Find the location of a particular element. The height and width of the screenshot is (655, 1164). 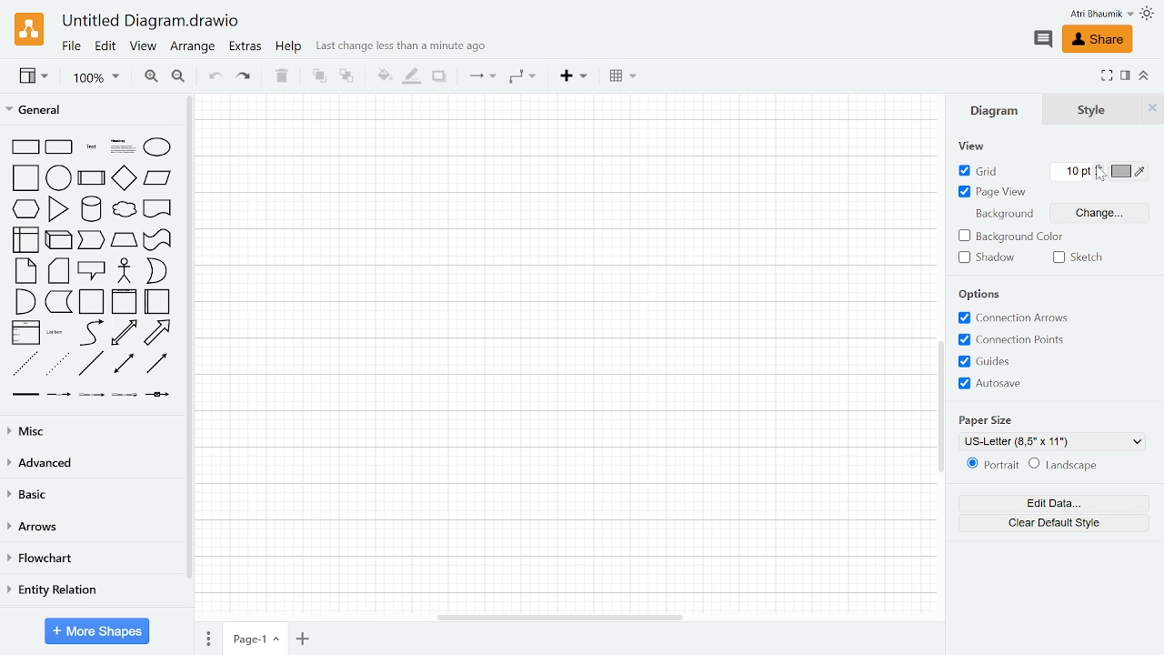

Format is located at coordinates (1126, 76).